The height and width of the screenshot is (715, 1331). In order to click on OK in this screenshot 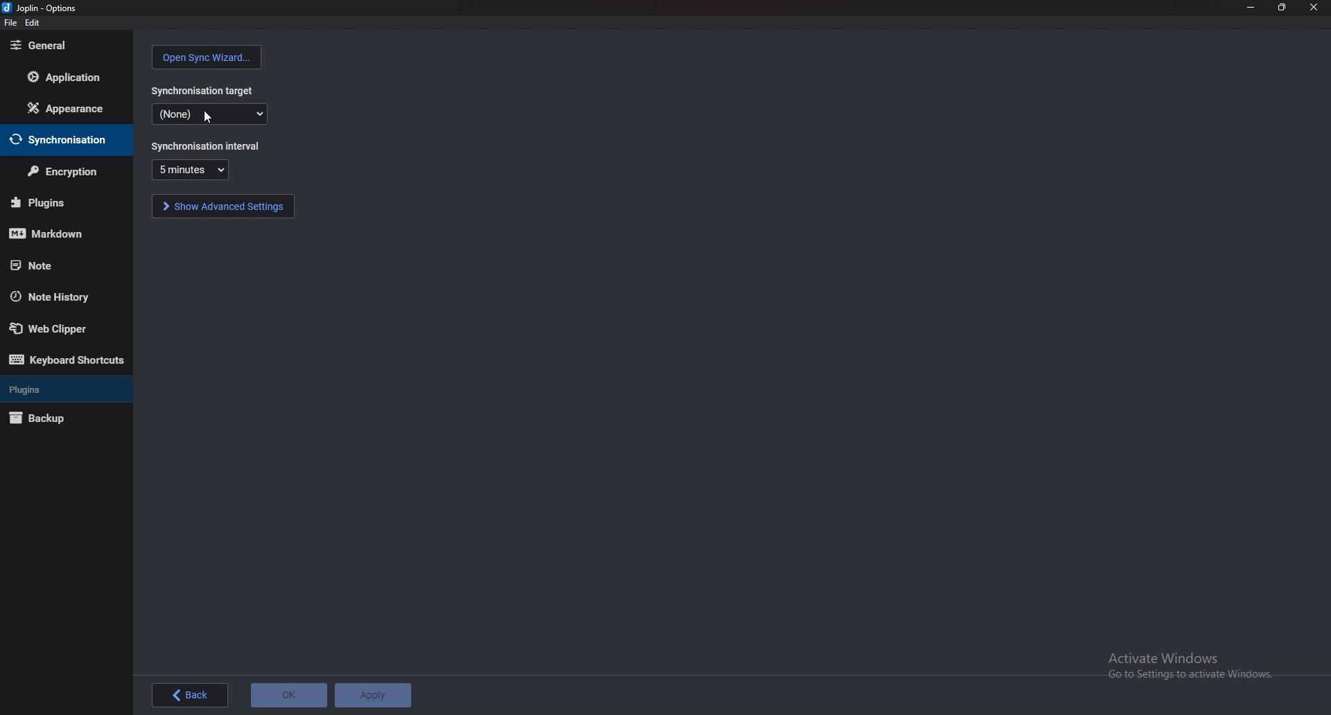, I will do `click(290, 694)`.